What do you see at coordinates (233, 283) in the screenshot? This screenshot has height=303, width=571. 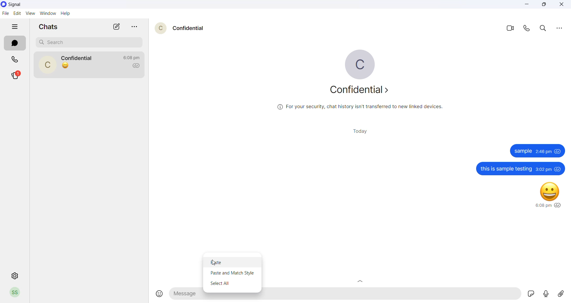 I see `select all` at bounding box center [233, 283].